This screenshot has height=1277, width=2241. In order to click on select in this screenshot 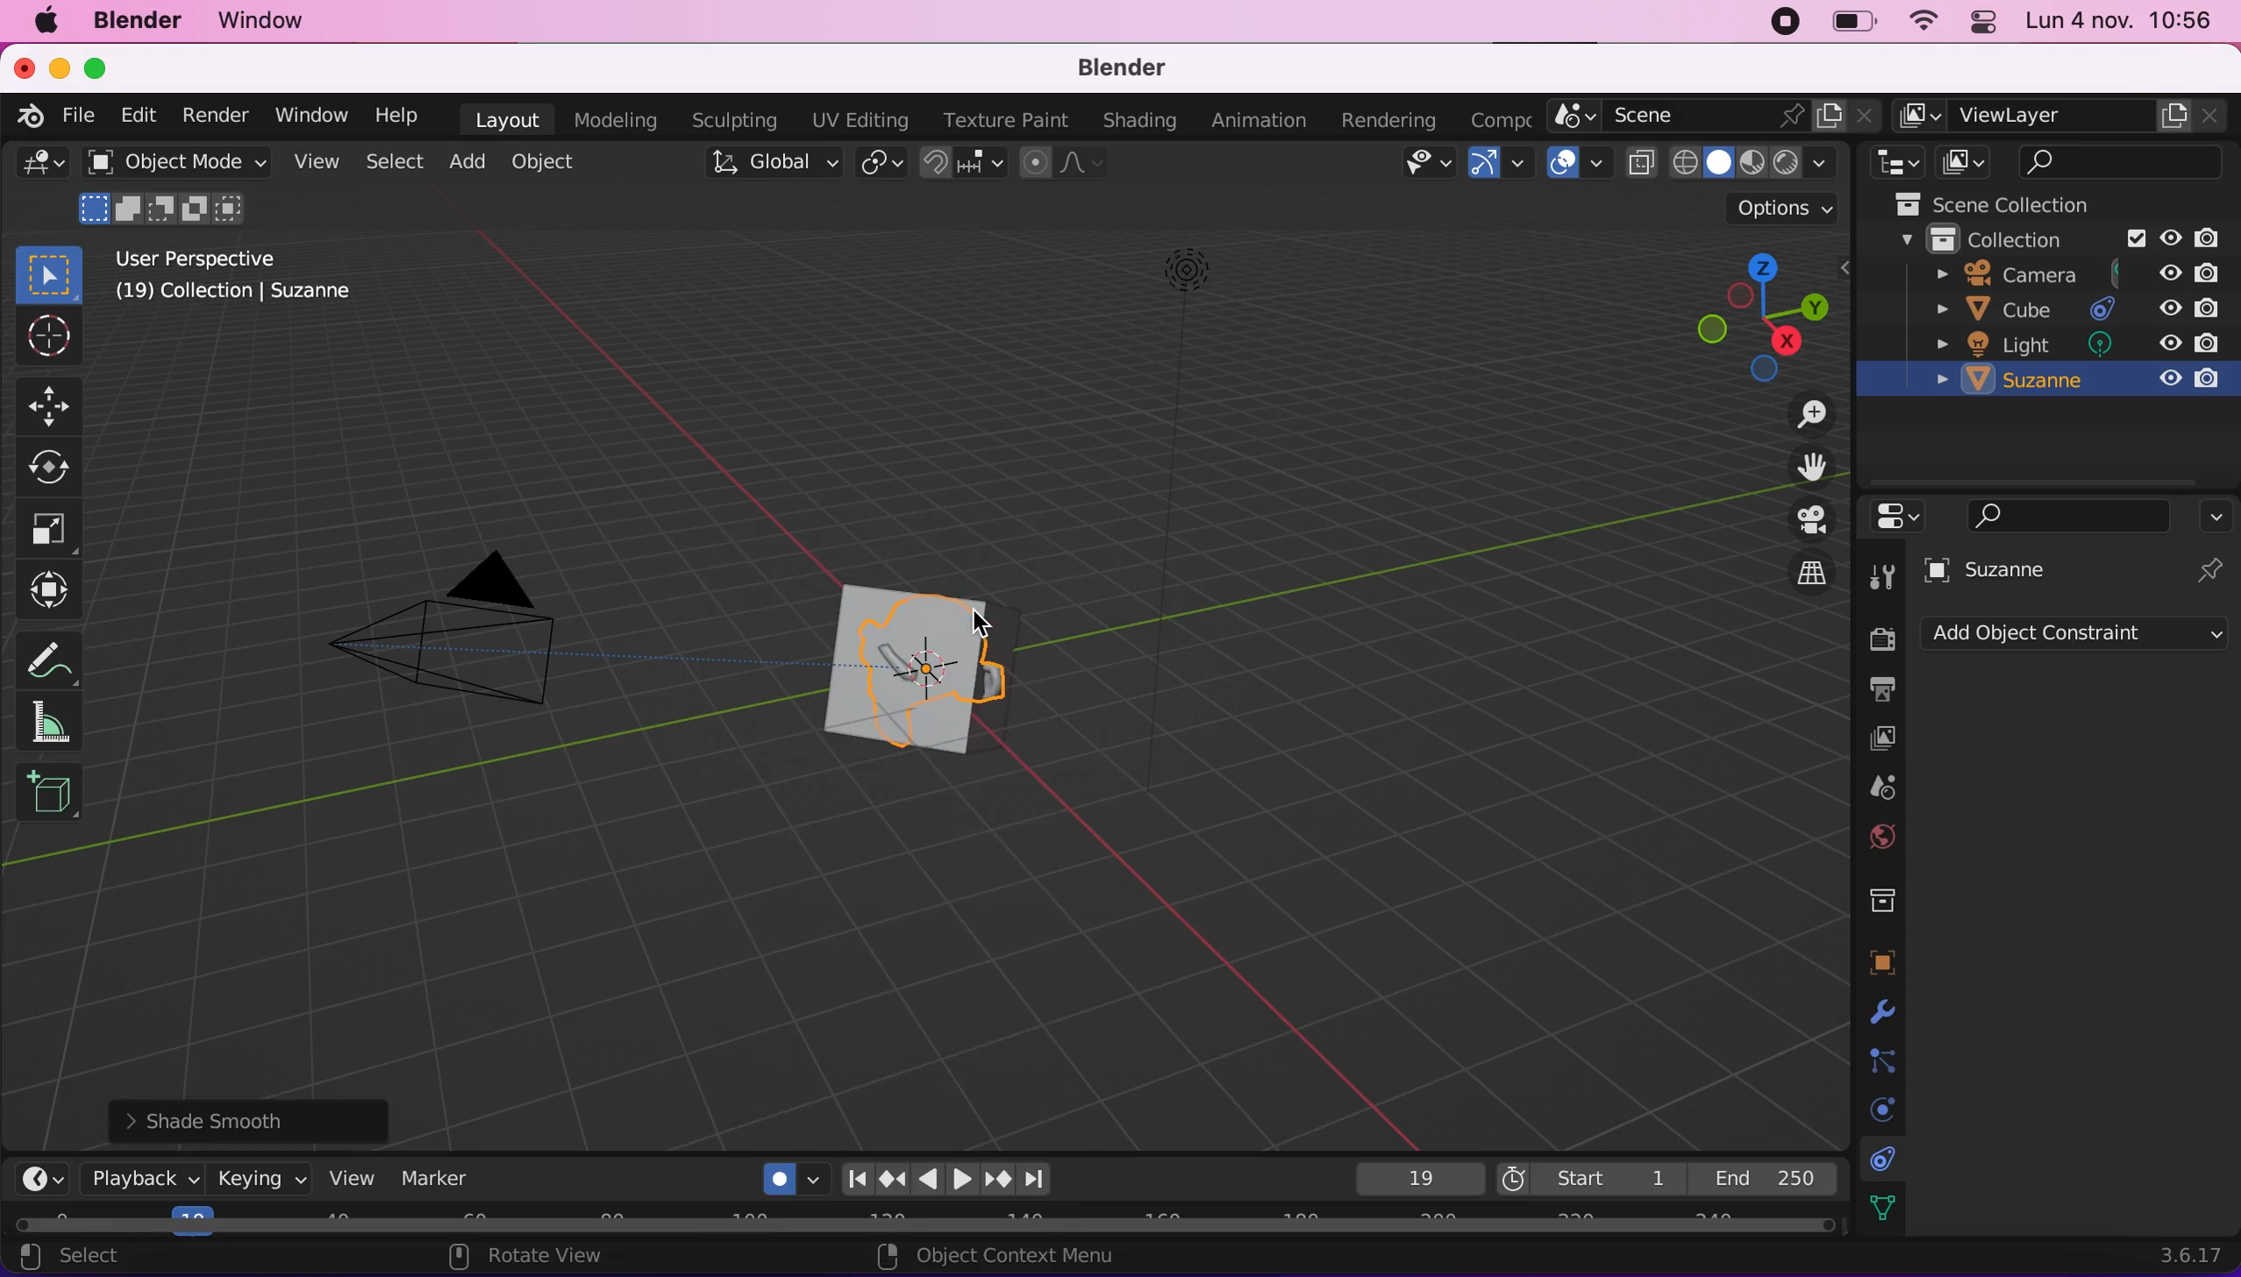, I will do `click(391, 161)`.